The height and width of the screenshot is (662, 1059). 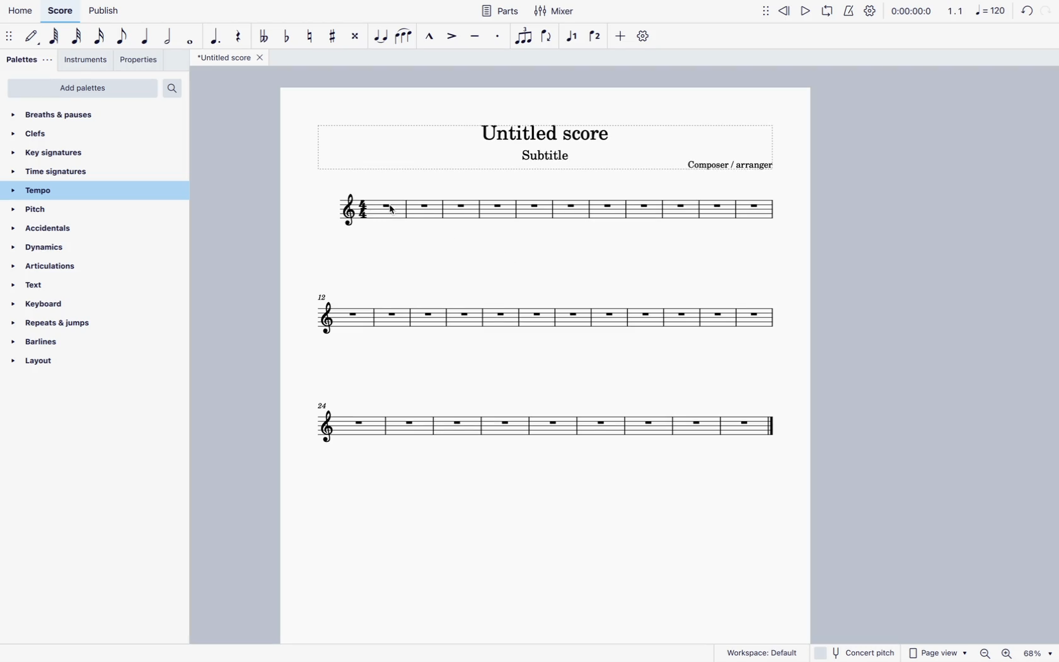 What do you see at coordinates (170, 37) in the screenshot?
I see `half note` at bounding box center [170, 37].